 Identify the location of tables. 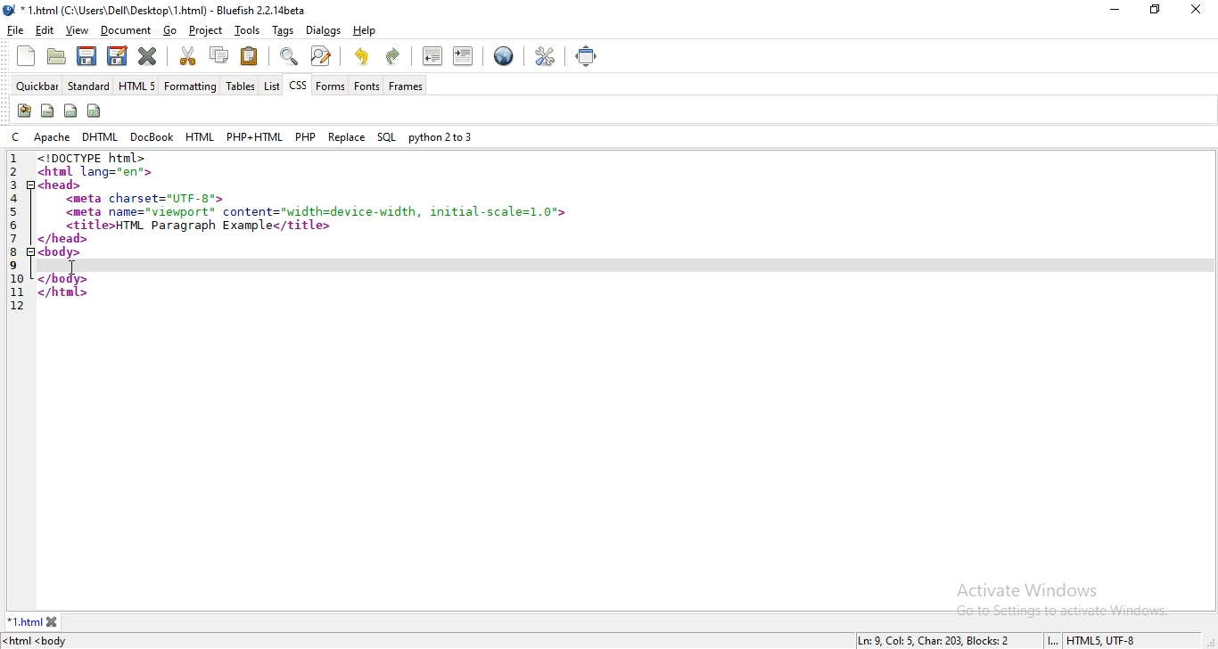
(241, 85).